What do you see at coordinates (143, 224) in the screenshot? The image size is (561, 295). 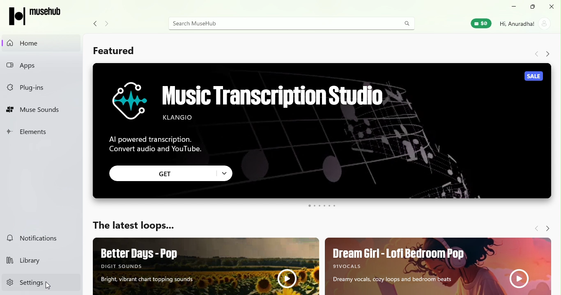 I see `The latest loops...` at bounding box center [143, 224].